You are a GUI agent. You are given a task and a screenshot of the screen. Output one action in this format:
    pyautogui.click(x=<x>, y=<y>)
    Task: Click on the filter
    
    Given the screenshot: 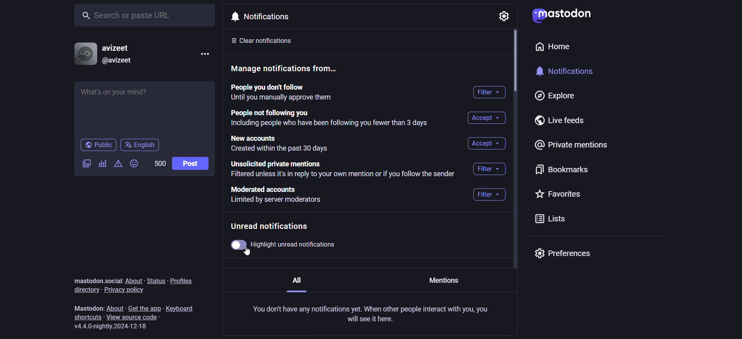 What is the action you would take?
    pyautogui.click(x=489, y=169)
    